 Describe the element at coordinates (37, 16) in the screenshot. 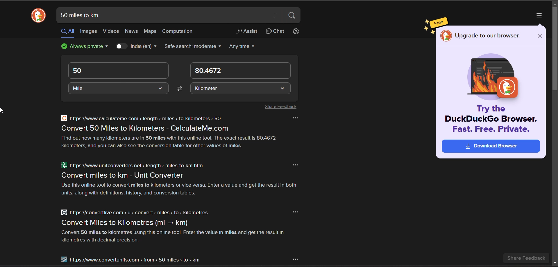

I see `logo` at that location.